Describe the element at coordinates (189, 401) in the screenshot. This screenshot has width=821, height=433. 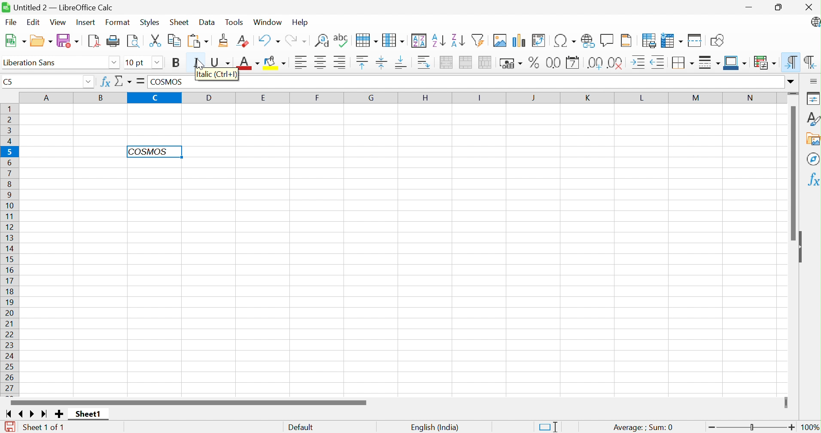
I see `Scroll bar` at that location.